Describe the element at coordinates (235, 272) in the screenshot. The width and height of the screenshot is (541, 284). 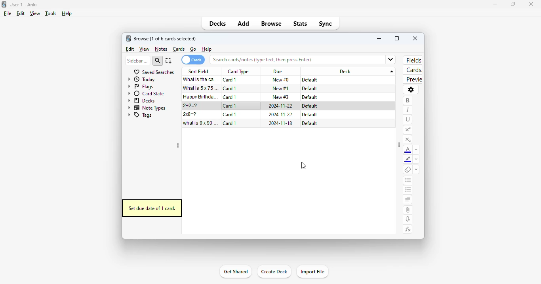
I see `get shared` at that location.